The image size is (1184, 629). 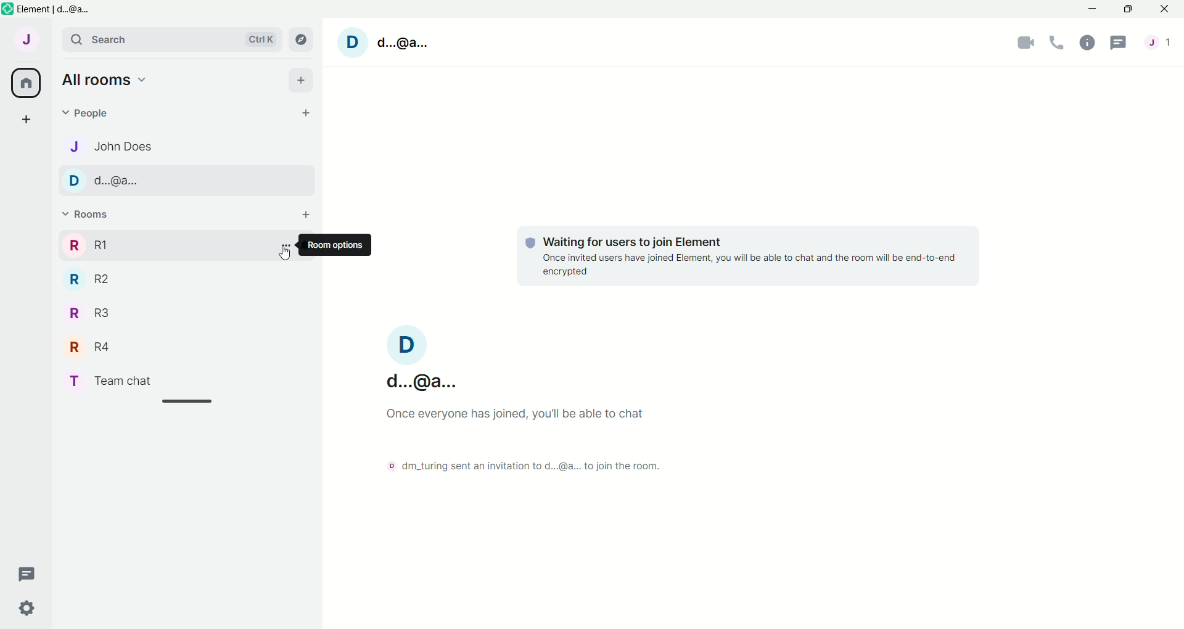 What do you see at coordinates (122, 181) in the screenshot?
I see `D d.@a..` at bounding box center [122, 181].